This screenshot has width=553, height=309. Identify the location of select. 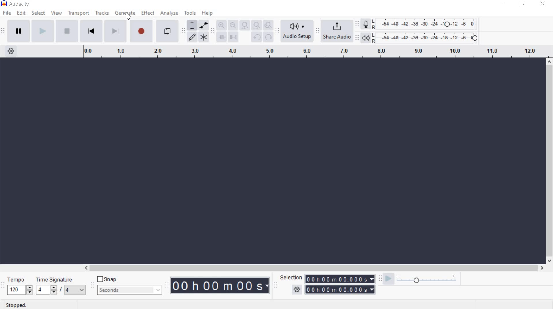
(38, 14).